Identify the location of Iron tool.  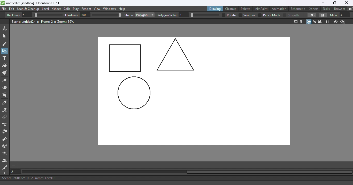
(5, 160).